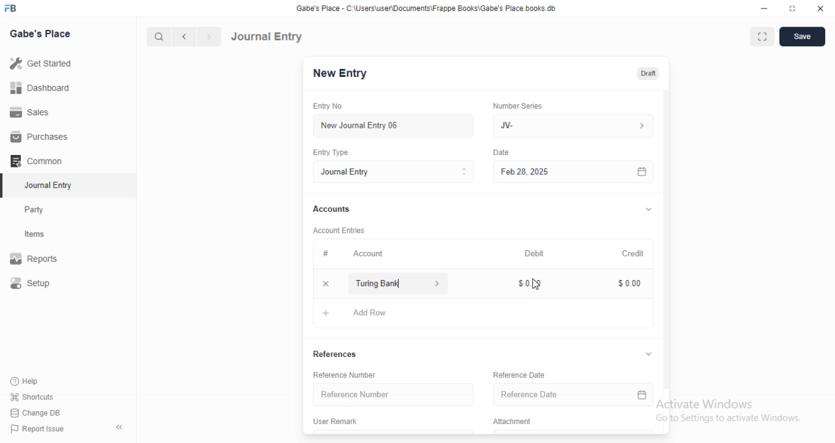 This screenshot has height=443, width=835. I want to click on ) Report Issue, so click(38, 429).